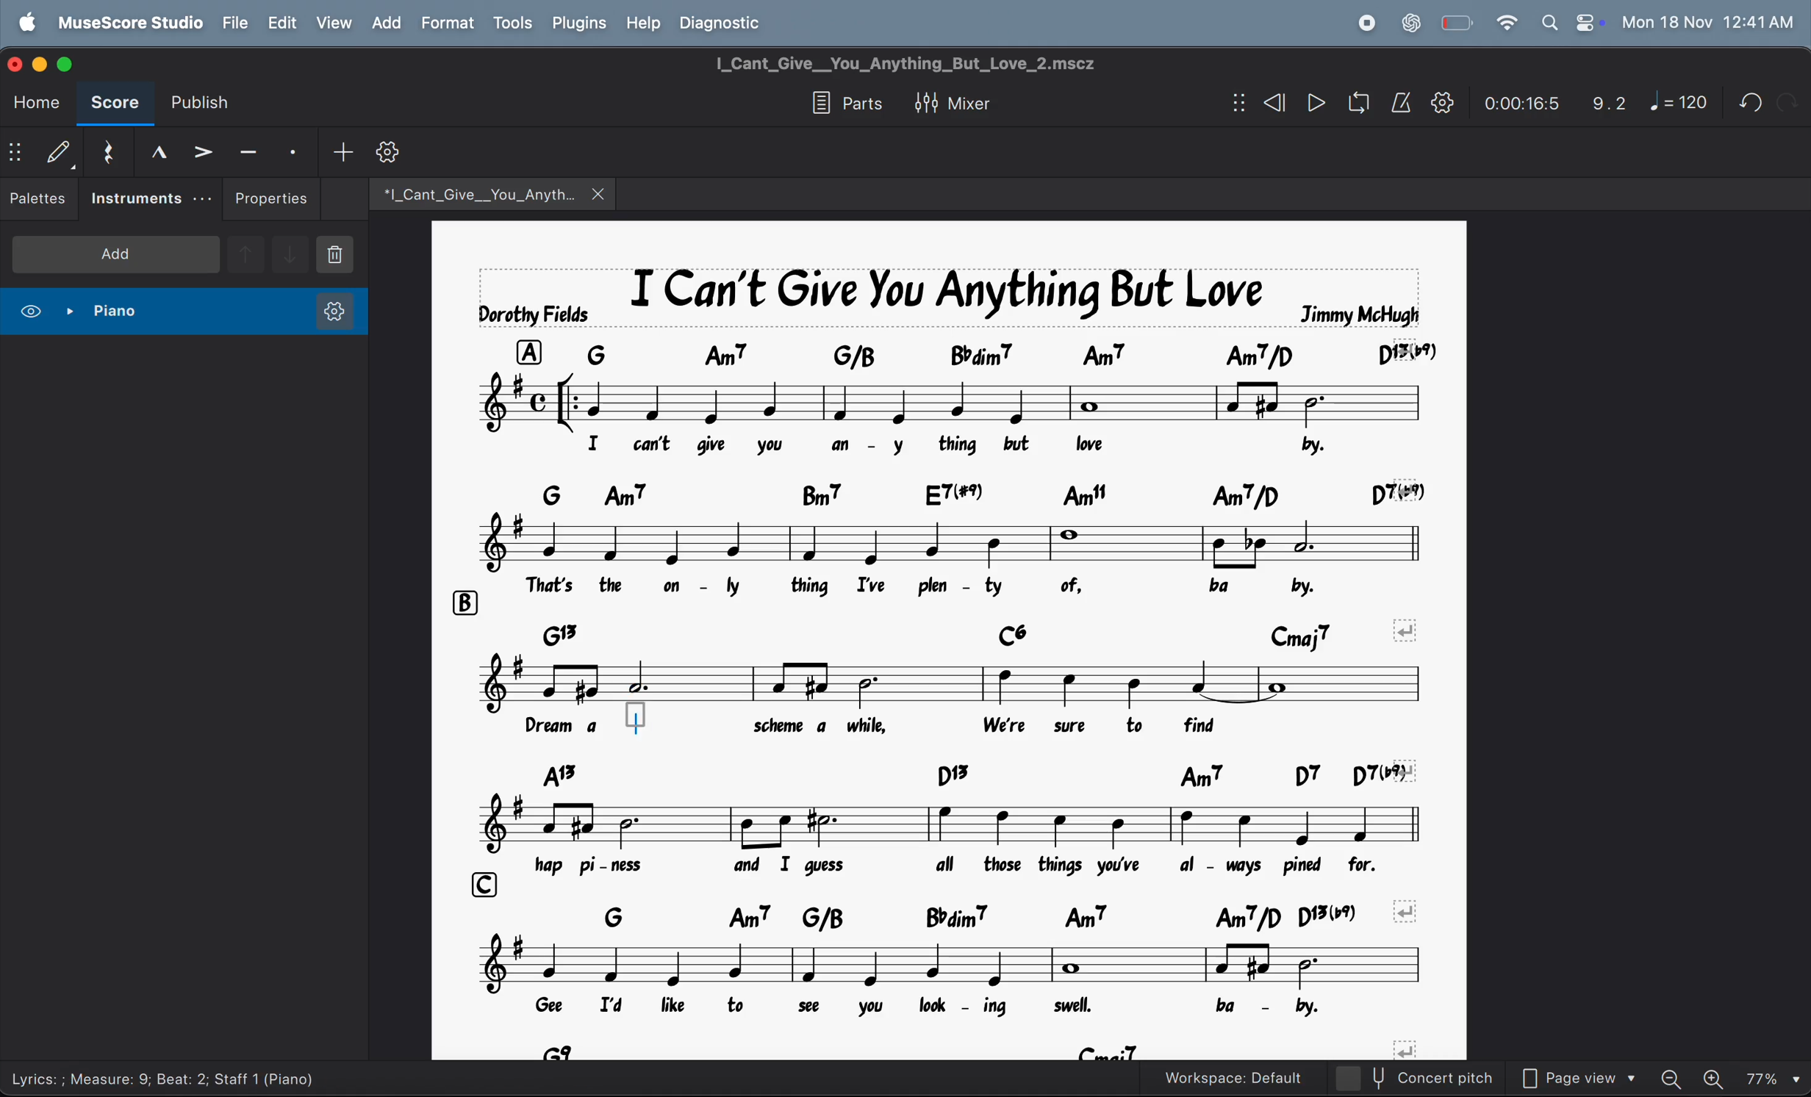  Describe the element at coordinates (602, 193) in the screenshot. I see `close` at that location.